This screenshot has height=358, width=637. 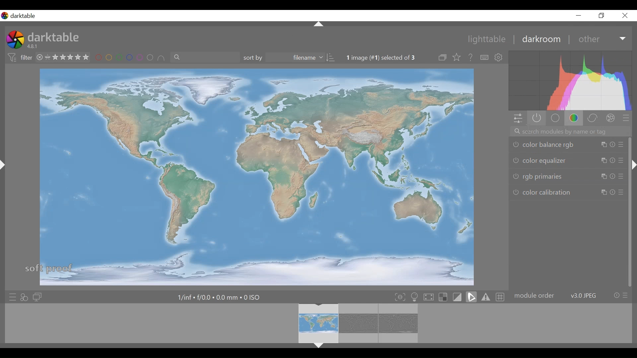 I want to click on , so click(x=5, y=169).